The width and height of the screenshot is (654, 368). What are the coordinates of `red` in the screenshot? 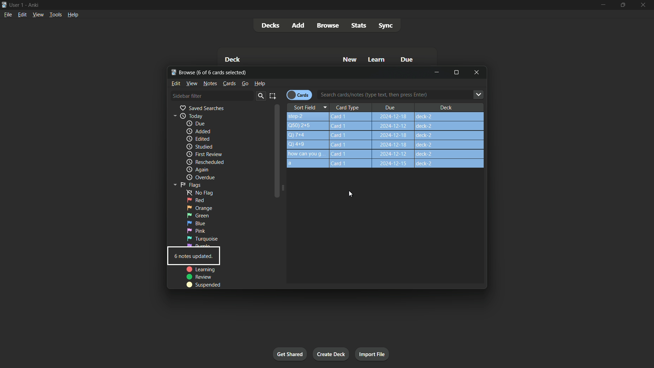 It's located at (196, 200).